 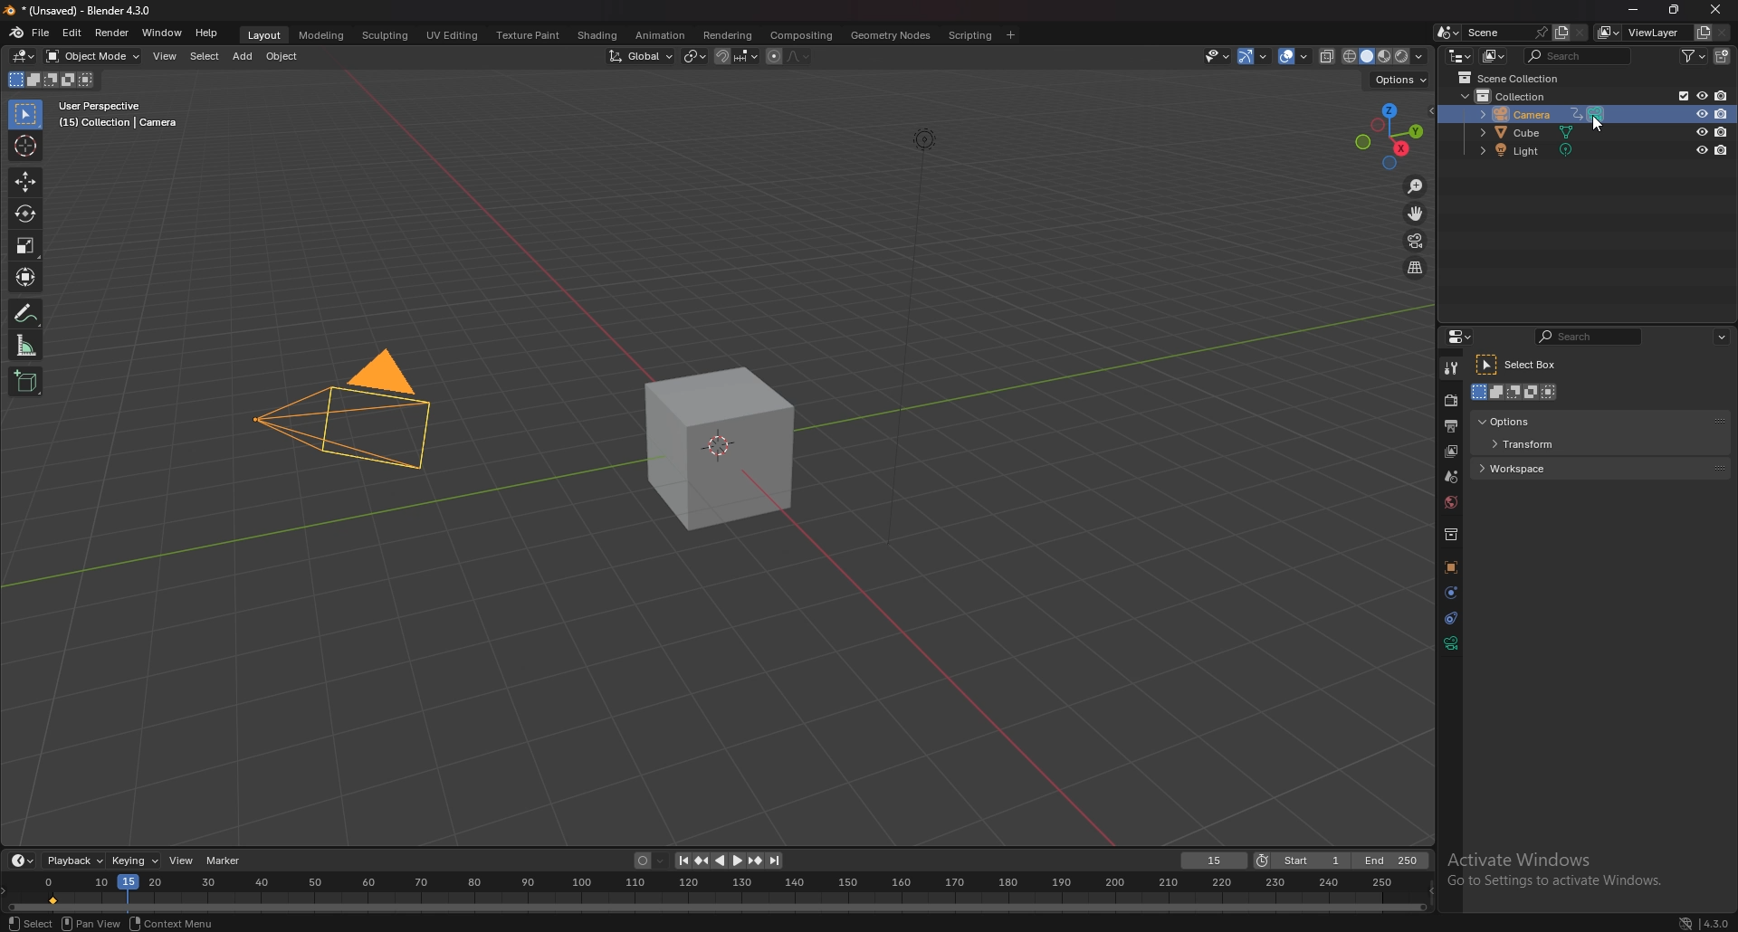 What do you see at coordinates (1461, 336) in the screenshot?
I see `editor type` at bounding box center [1461, 336].